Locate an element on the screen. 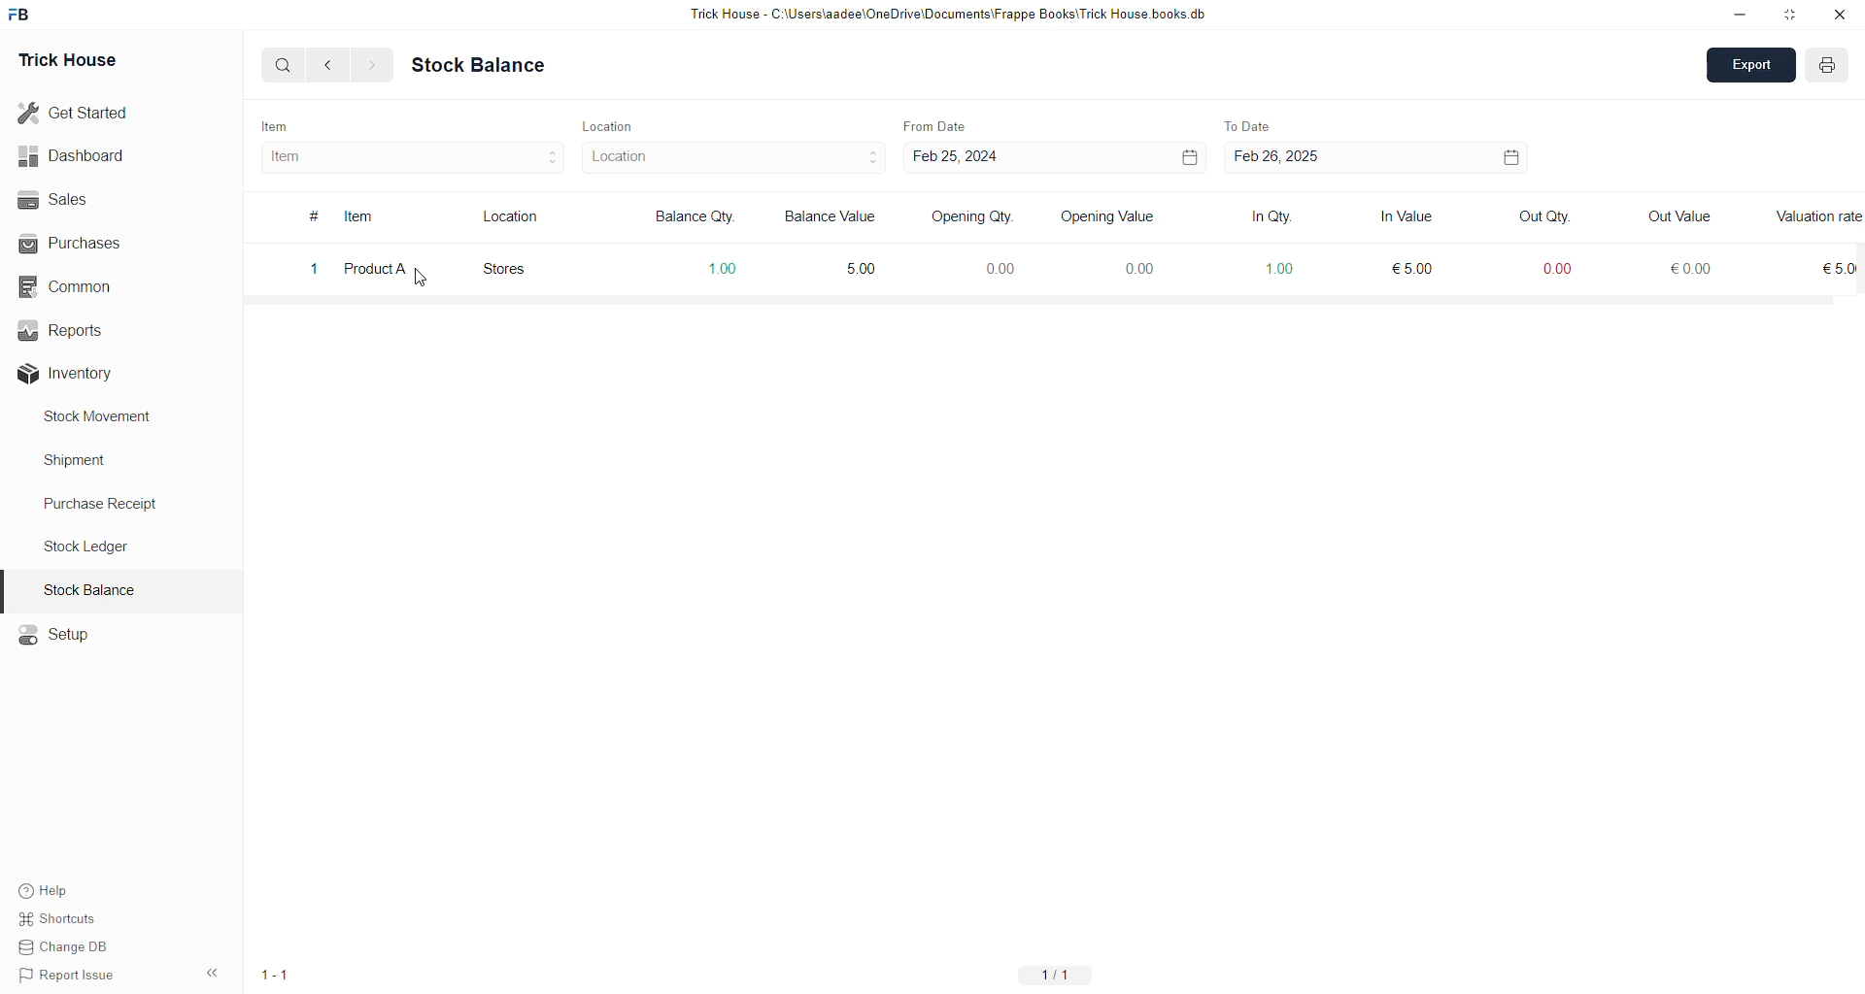 The image size is (1865, 994). Frappe Books logo is located at coordinates (20, 17).